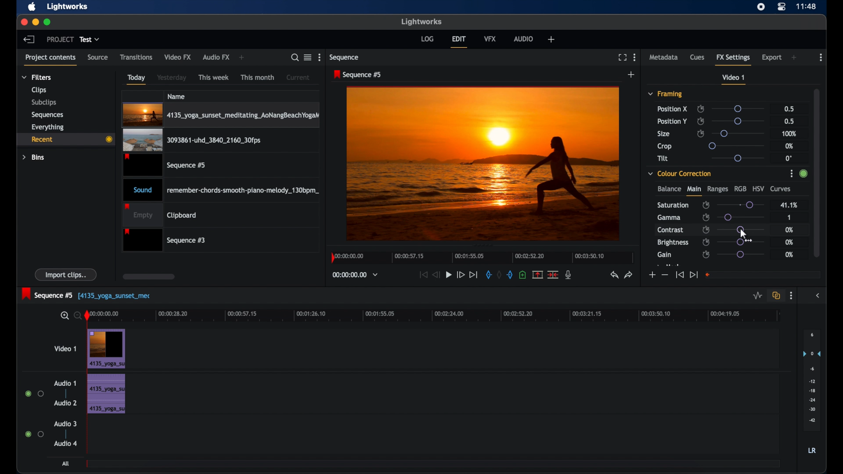 The height and width of the screenshot is (474, 843). Describe the element at coordinates (757, 295) in the screenshot. I see `toggle audio levels editing` at that location.